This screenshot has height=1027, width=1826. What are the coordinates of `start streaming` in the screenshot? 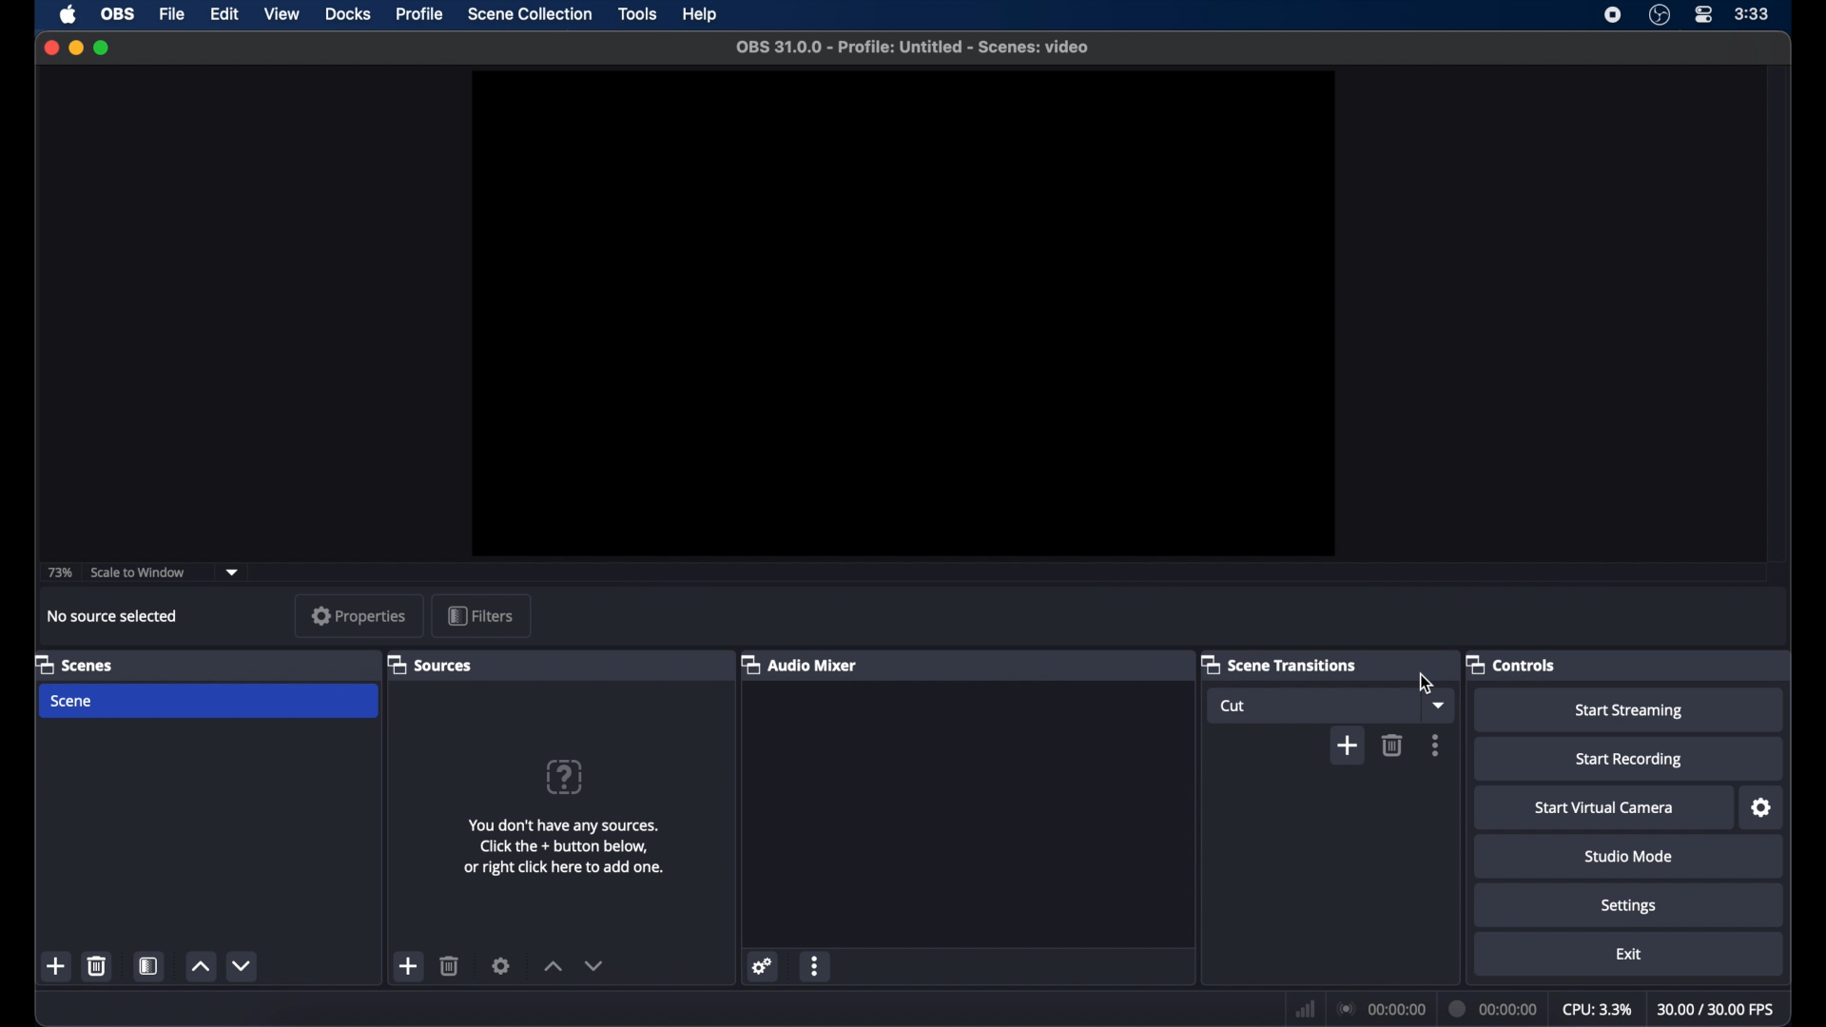 It's located at (1631, 711).